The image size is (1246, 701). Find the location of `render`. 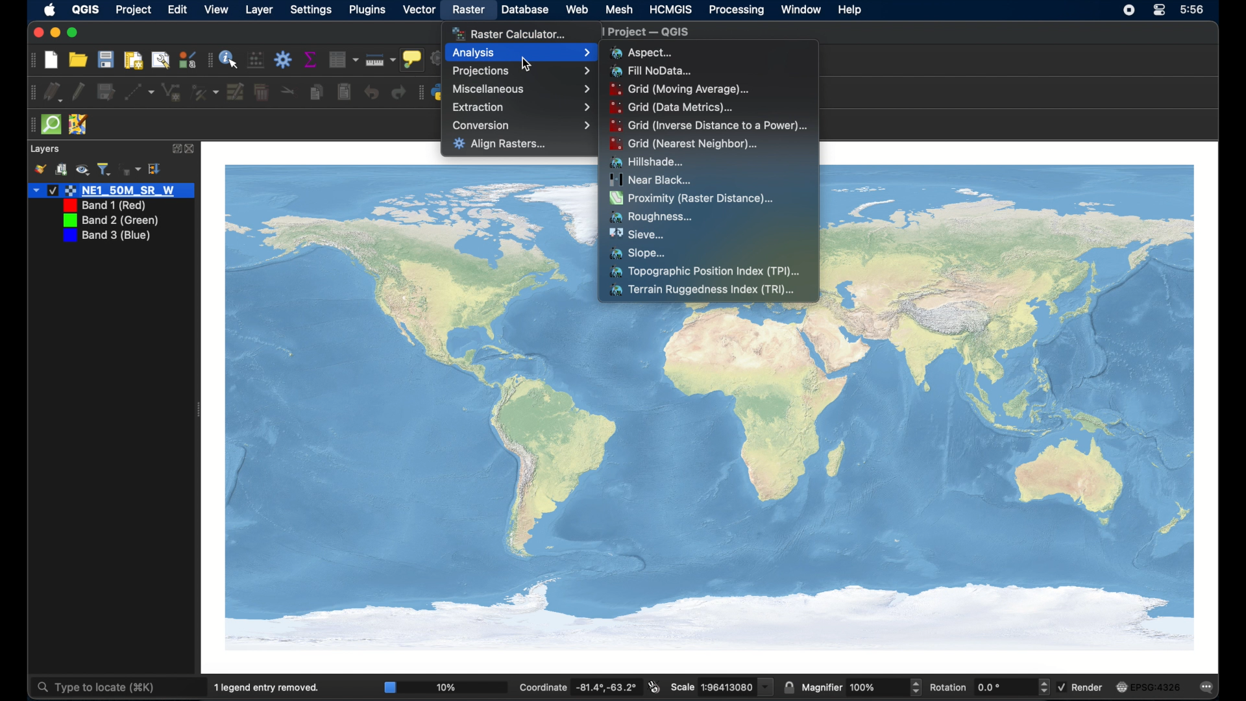

render is located at coordinates (1080, 687).